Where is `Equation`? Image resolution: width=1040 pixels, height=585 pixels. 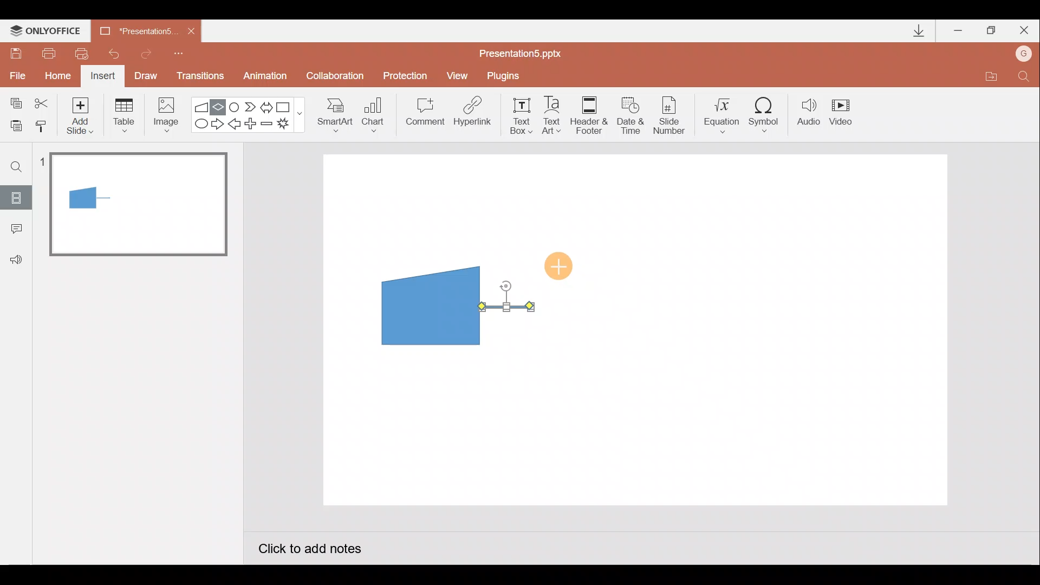 Equation is located at coordinates (724, 114).